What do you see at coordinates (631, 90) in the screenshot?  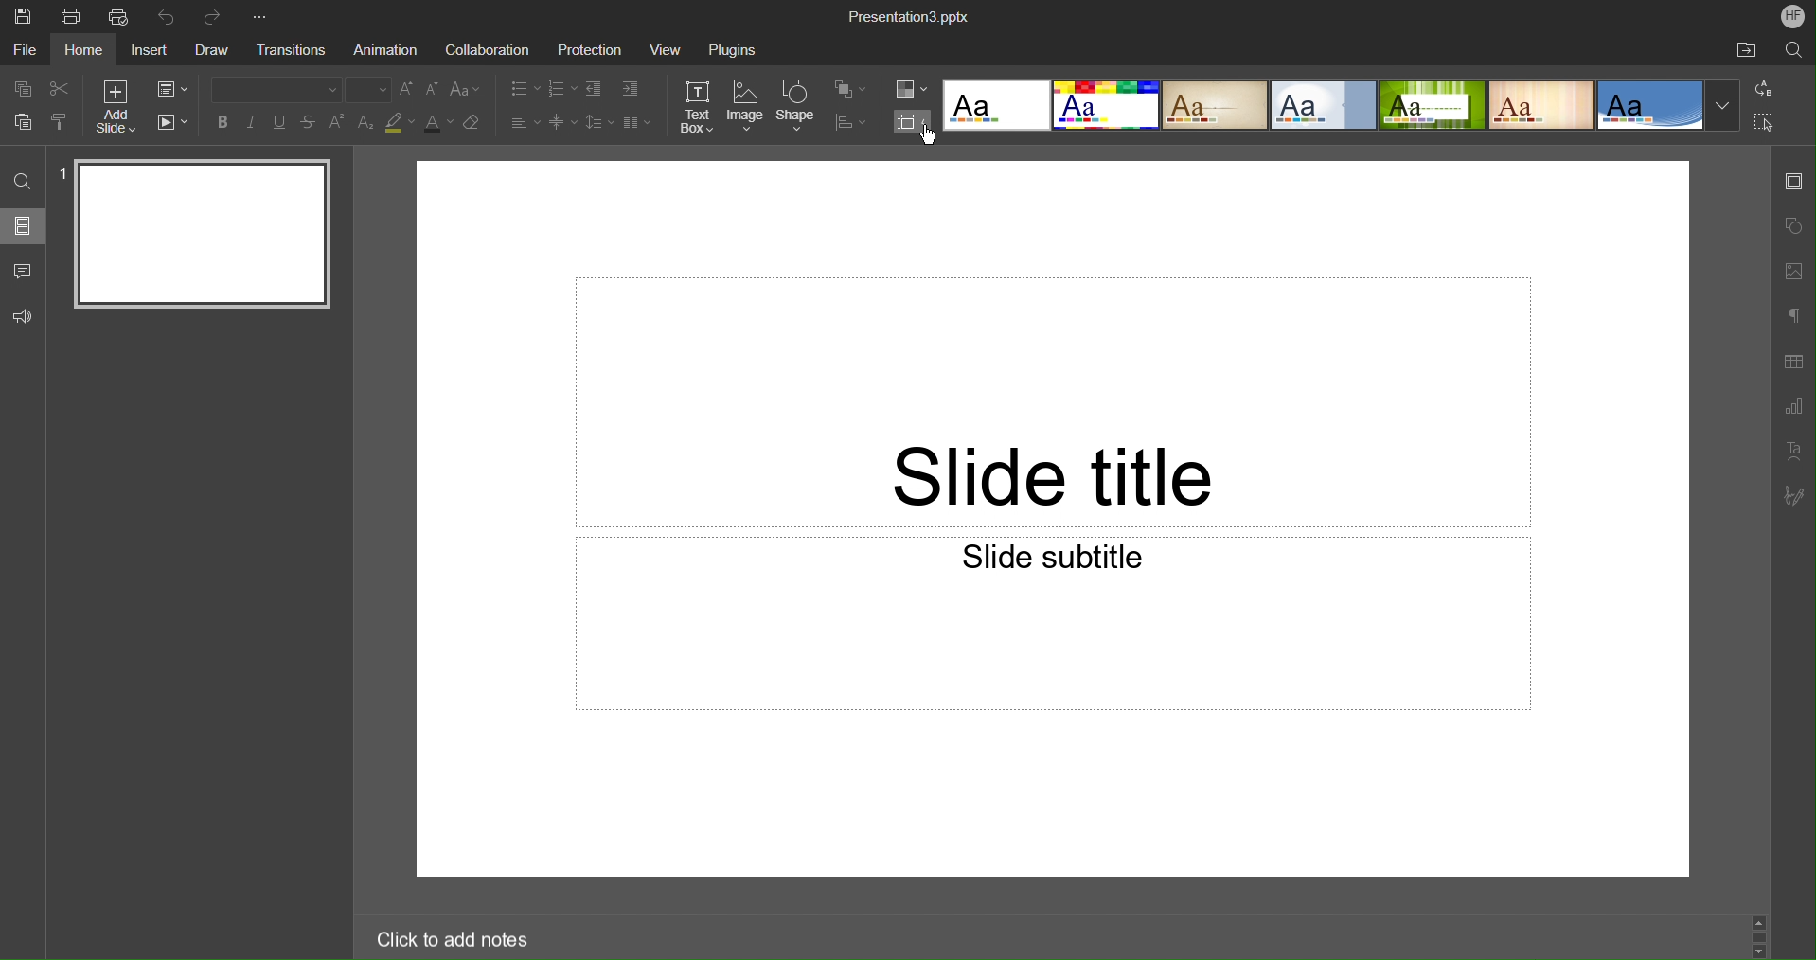 I see `Increase Indent` at bounding box center [631, 90].